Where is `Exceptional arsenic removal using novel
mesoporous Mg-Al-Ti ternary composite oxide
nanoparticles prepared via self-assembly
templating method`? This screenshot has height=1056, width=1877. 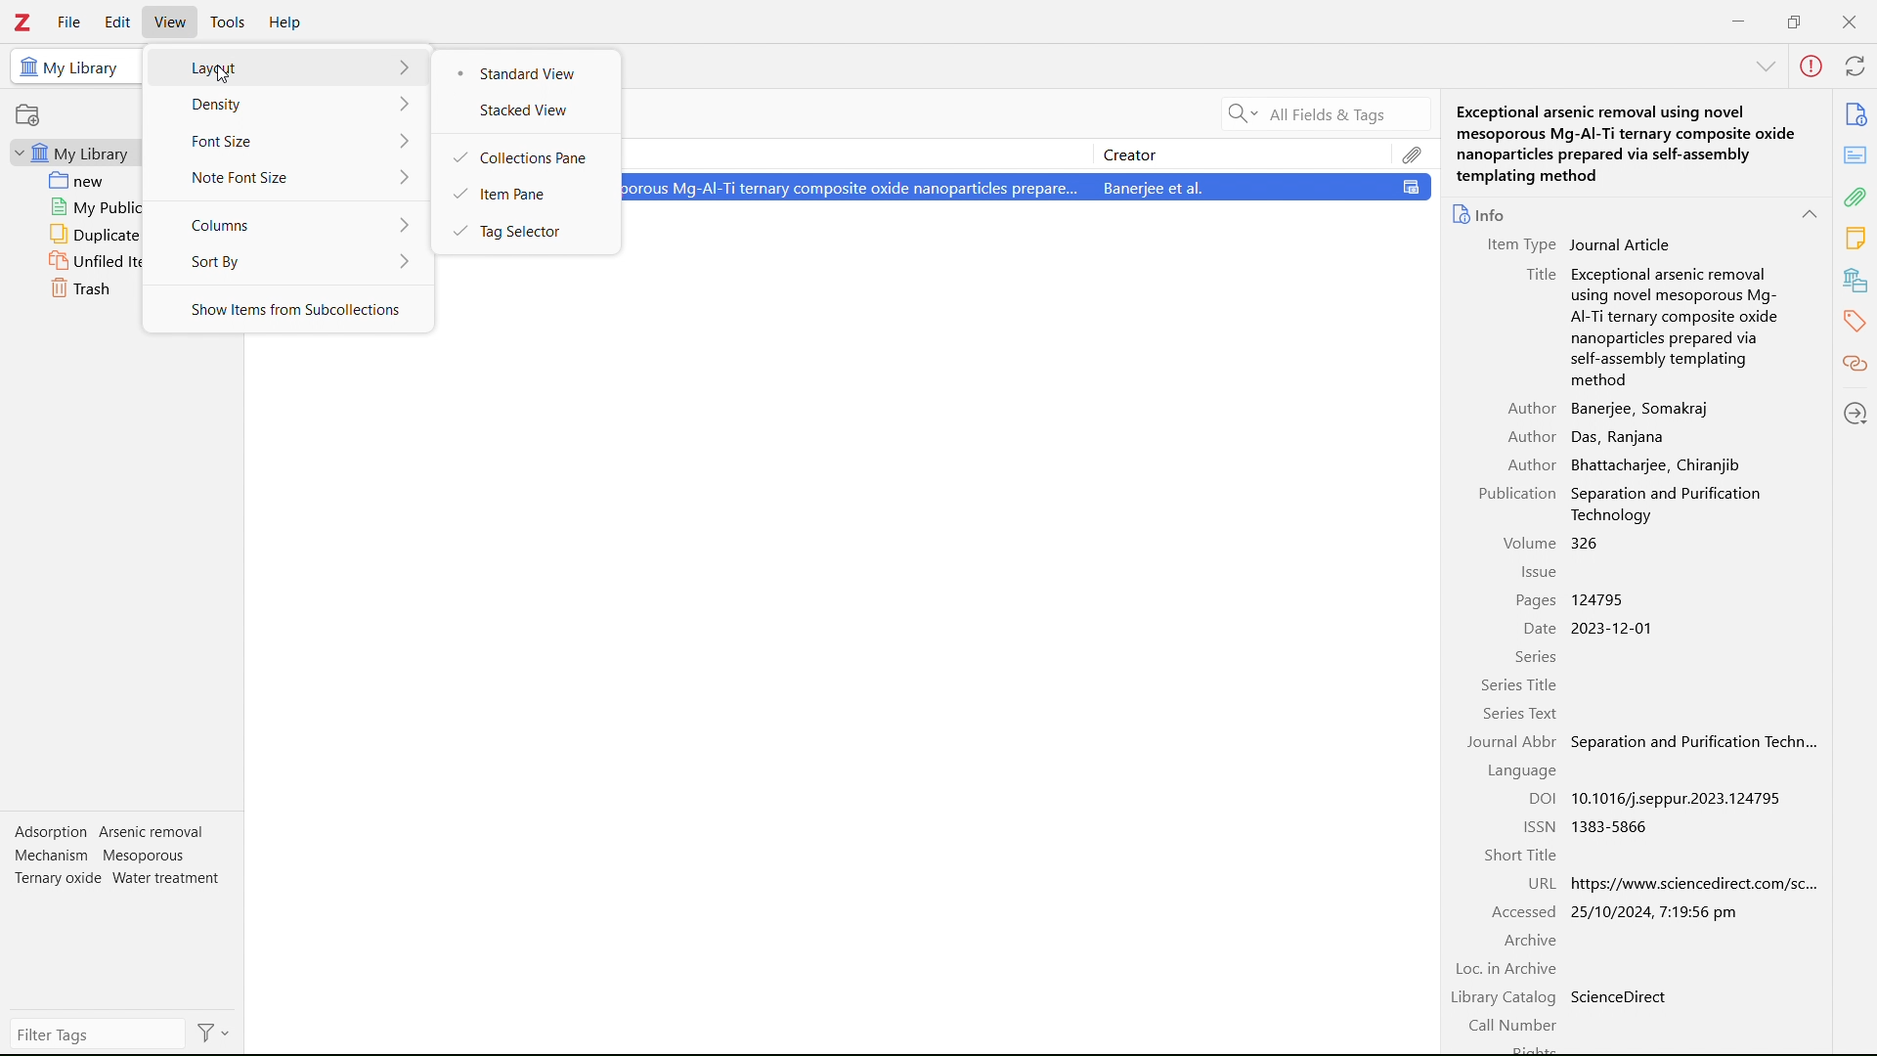
Exceptional arsenic removal using novel
mesoporous Mg-Al-Ti ternary composite oxide
nanoparticles prepared via self-assembly
templating method is located at coordinates (1629, 142).